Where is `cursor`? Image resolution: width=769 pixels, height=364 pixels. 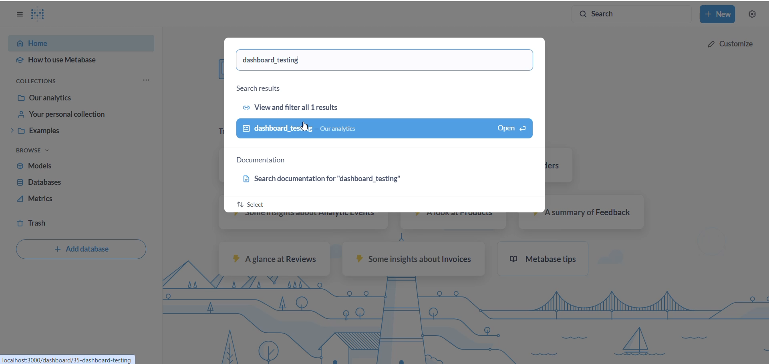 cursor is located at coordinates (306, 125).